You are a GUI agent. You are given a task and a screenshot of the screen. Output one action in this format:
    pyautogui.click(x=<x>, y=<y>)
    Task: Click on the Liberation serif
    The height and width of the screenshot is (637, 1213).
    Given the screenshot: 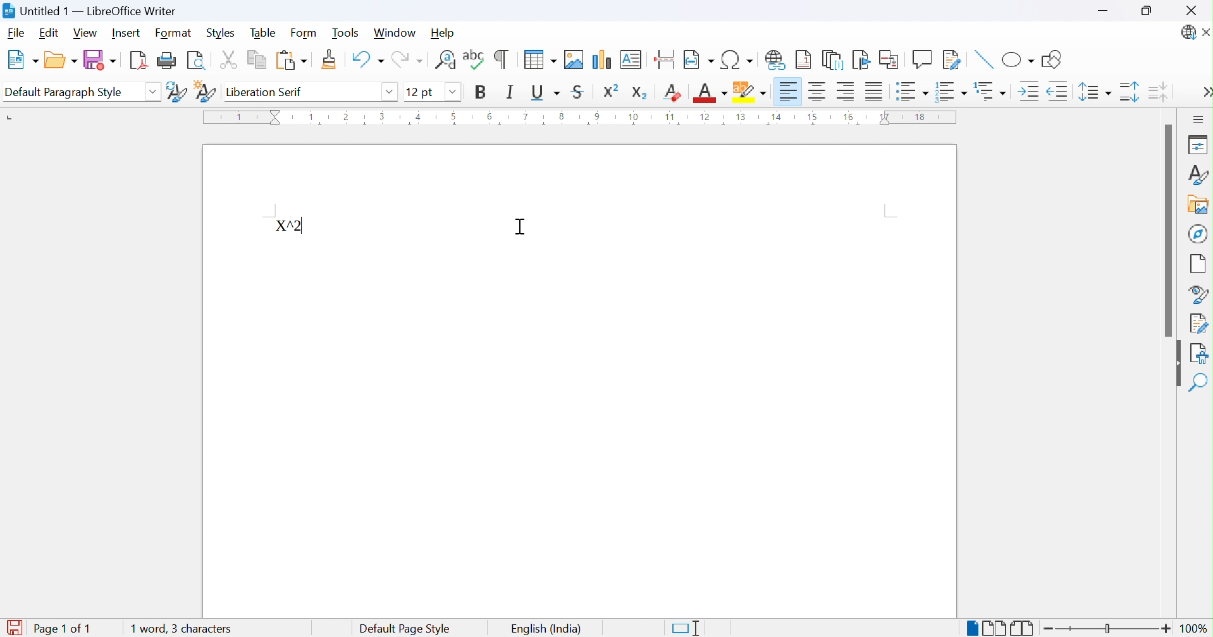 What is the action you would take?
    pyautogui.click(x=268, y=92)
    